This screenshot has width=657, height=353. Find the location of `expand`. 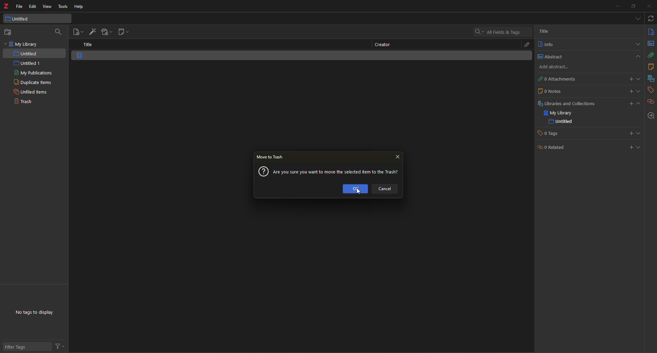

expand is located at coordinates (640, 91).